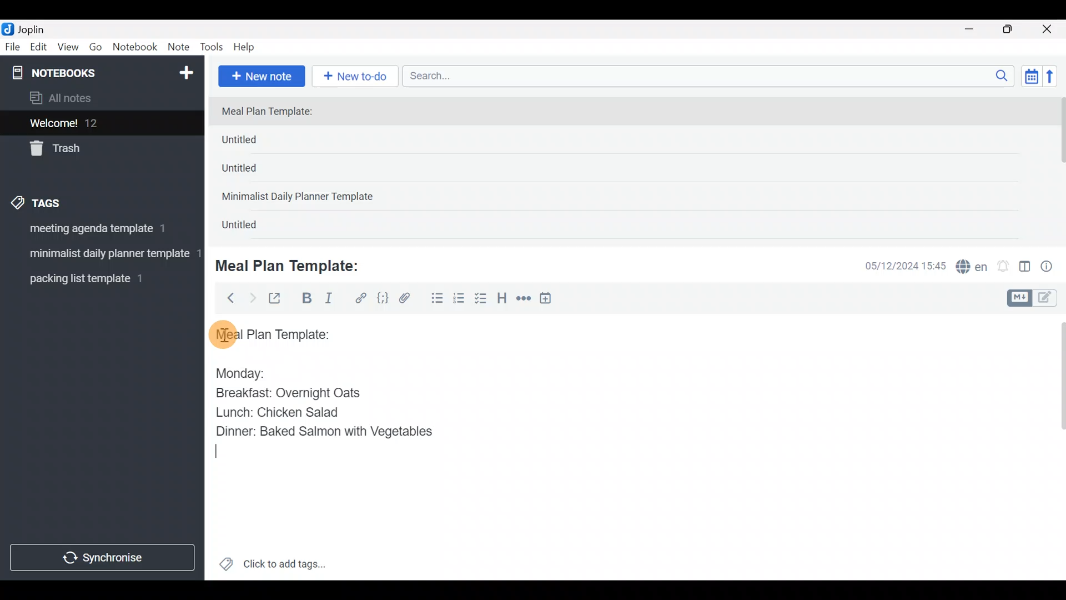  I want to click on Back, so click(226, 297).